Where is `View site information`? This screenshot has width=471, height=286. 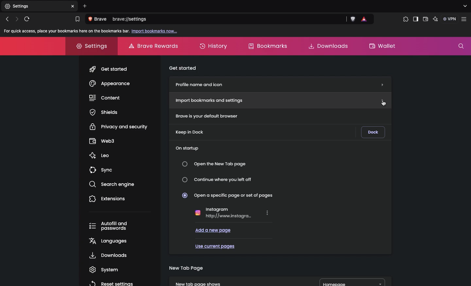
View site information is located at coordinates (99, 19).